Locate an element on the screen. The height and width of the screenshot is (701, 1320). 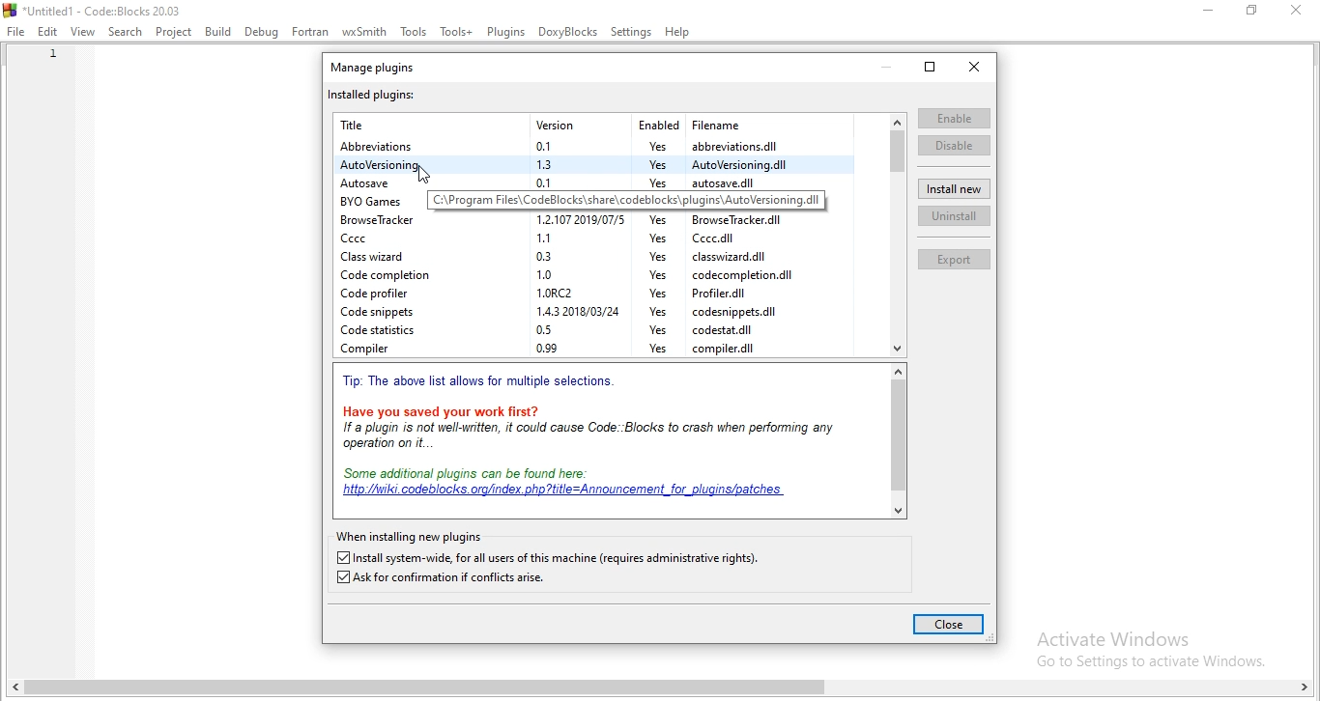
Tip: The above list allows for multiple selections. is located at coordinates (481, 381).